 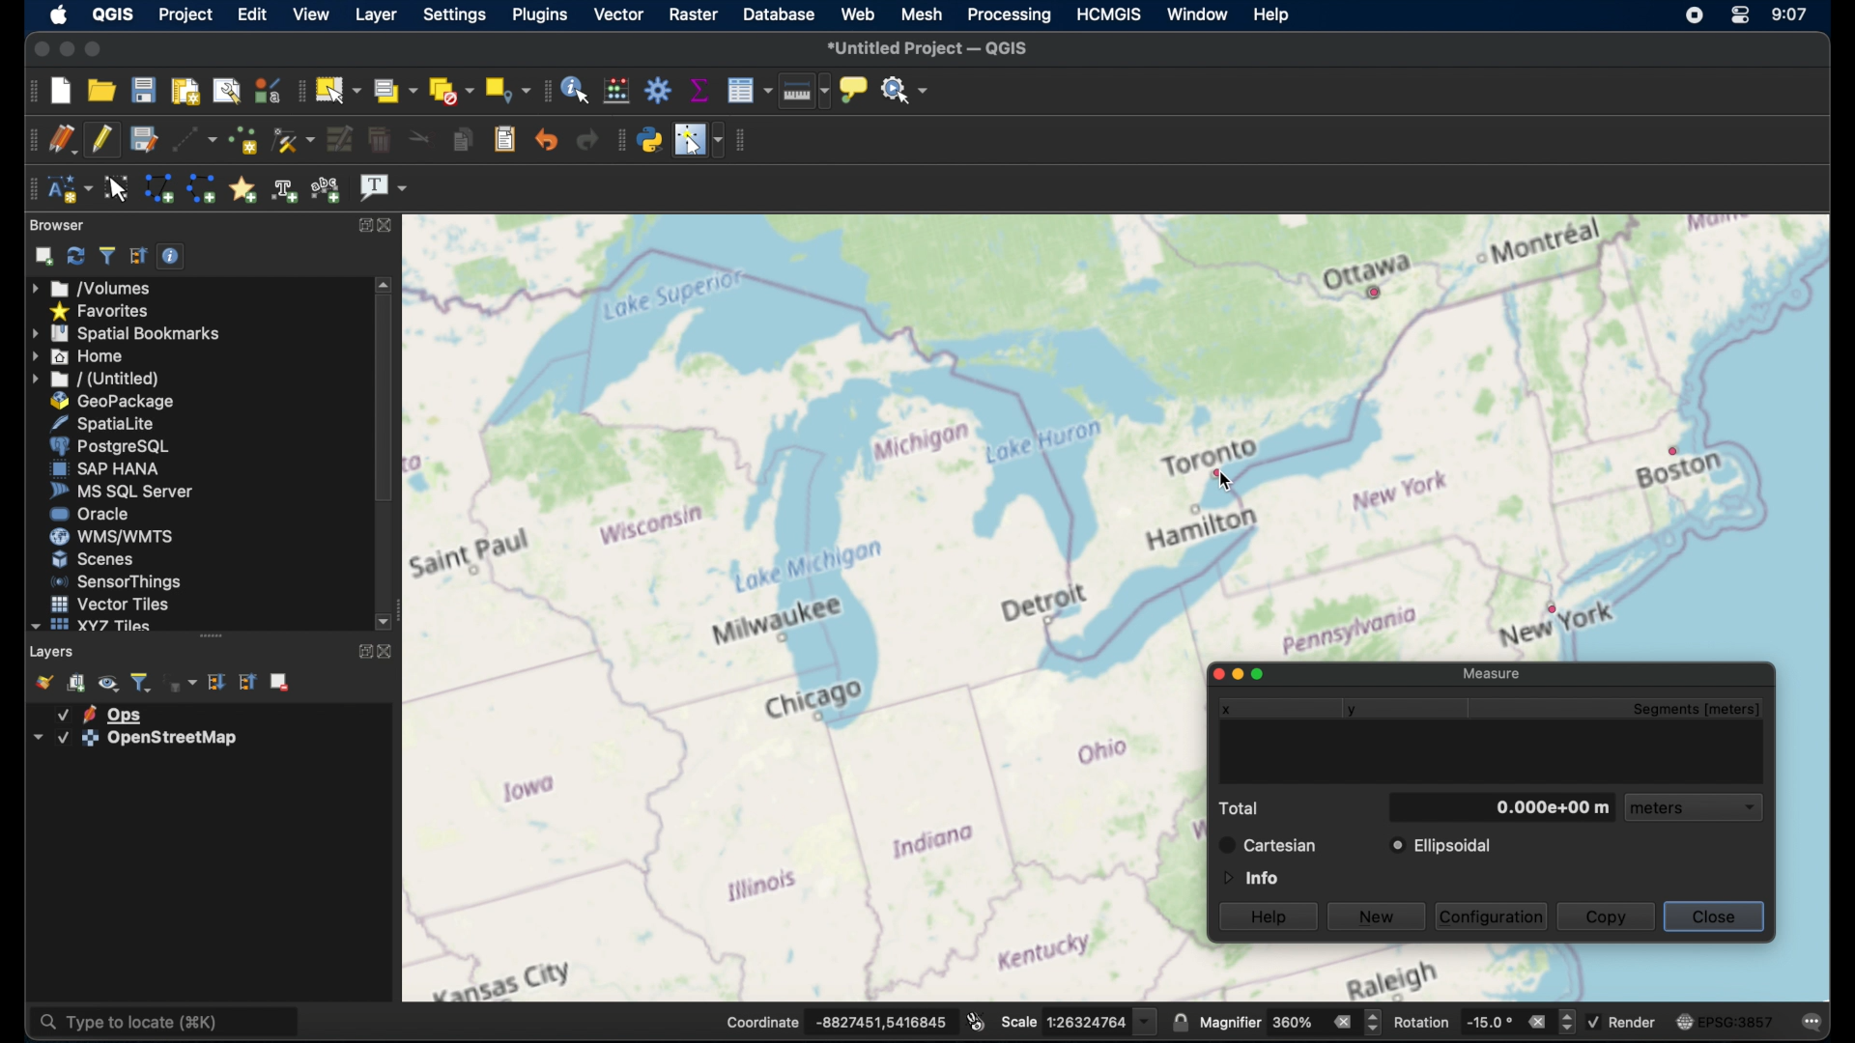 I want to click on maximize, so click(x=1263, y=676).